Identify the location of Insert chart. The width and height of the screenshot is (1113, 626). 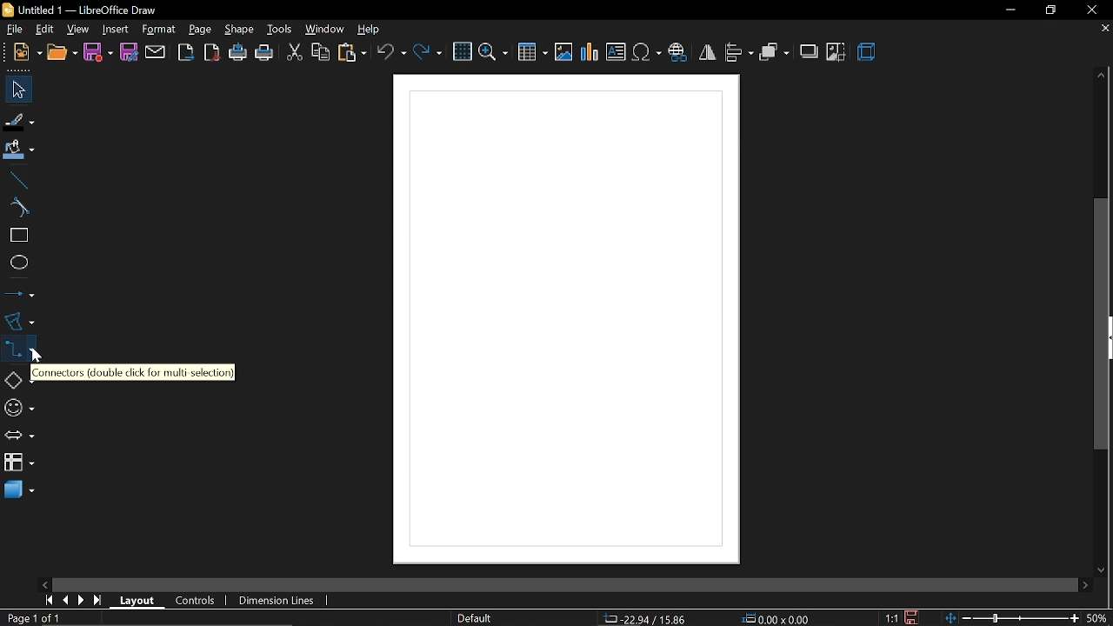
(590, 52).